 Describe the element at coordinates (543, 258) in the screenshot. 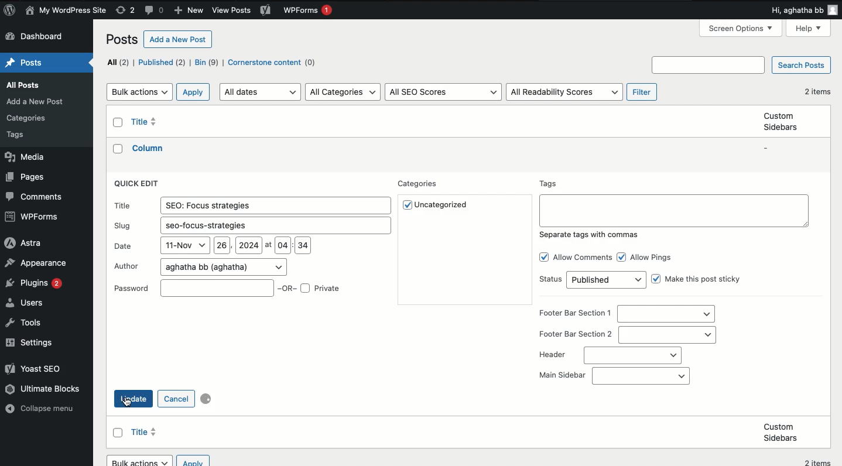

I see `Checkbox` at that location.